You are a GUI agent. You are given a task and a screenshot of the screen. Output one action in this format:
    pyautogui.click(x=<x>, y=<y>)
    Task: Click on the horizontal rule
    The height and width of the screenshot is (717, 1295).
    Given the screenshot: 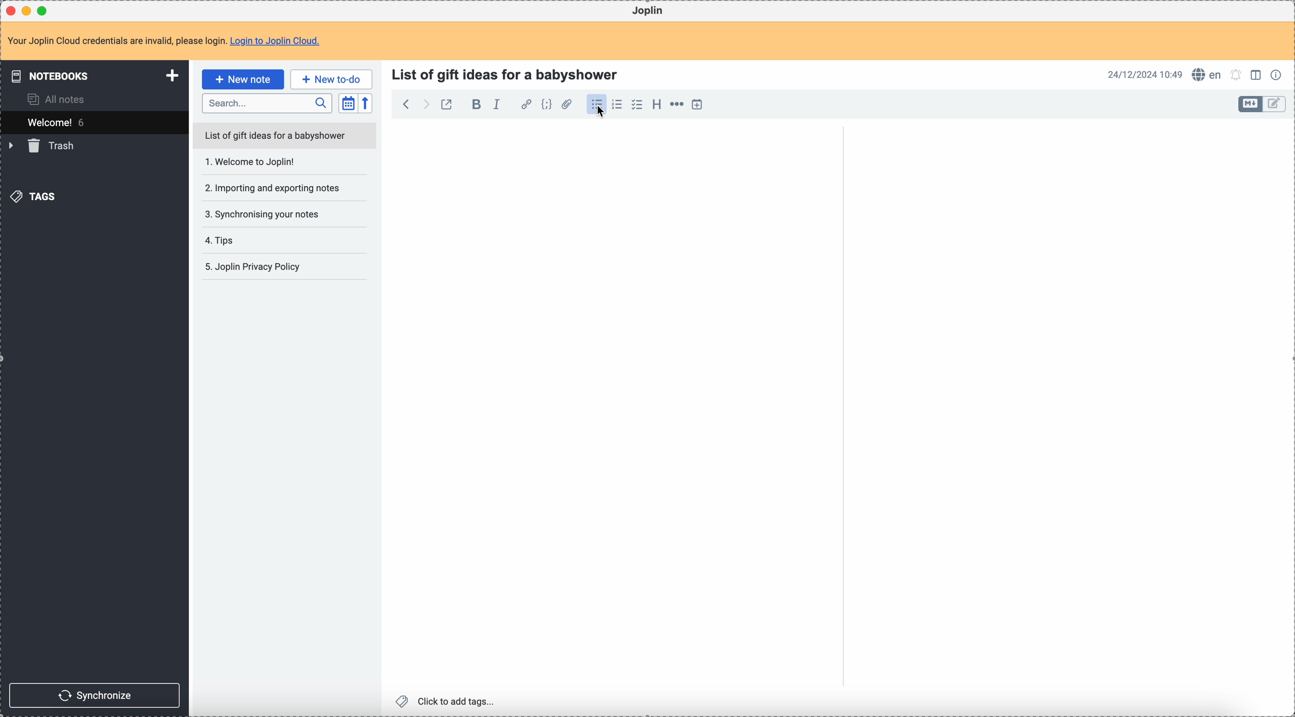 What is the action you would take?
    pyautogui.click(x=678, y=105)
    